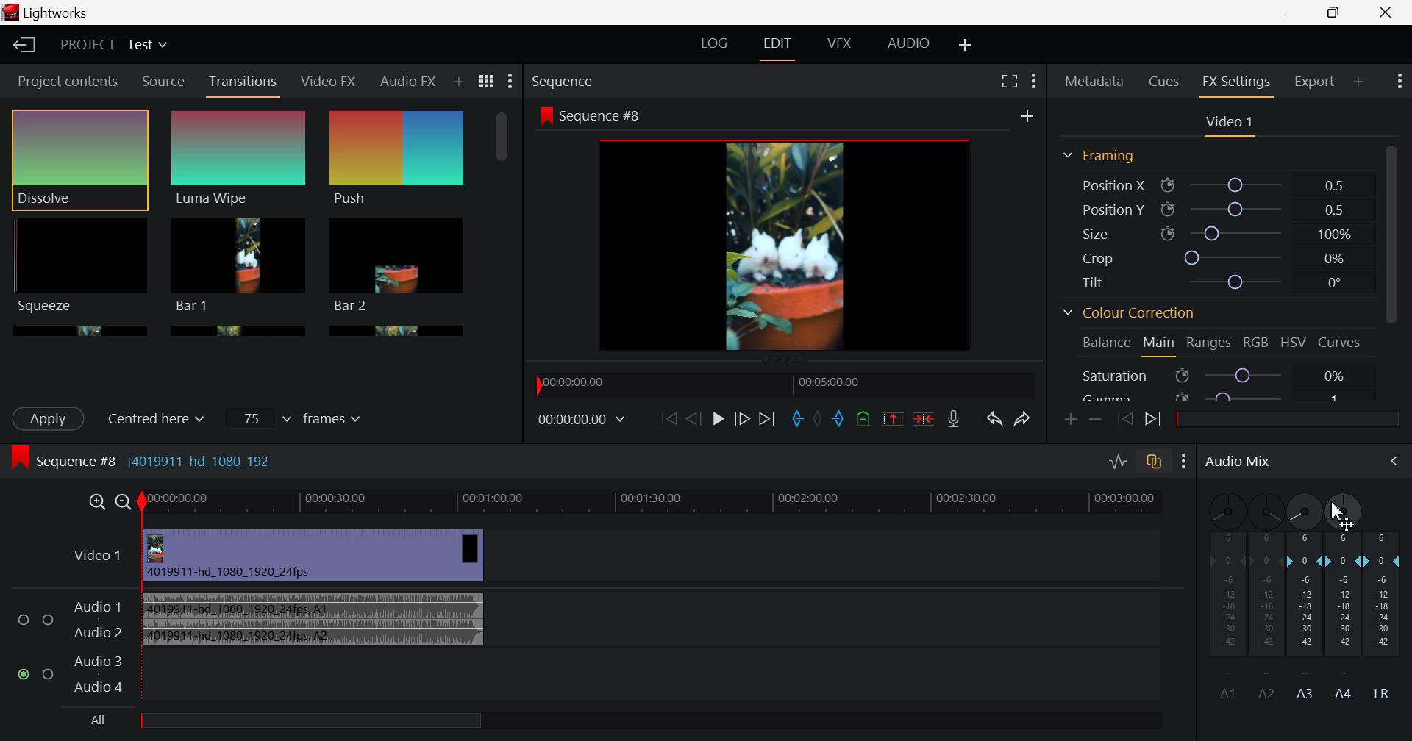 This screenshot has height=741, width=1412. Describe the element at coordinates (1122, 417) in the screenshot. I see `Previous keyframe` at that location.